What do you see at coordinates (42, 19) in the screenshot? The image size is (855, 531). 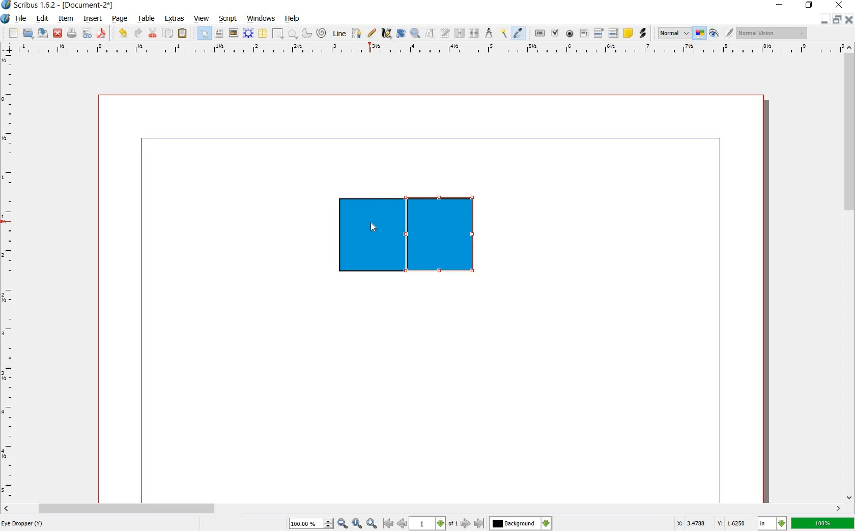 I see `edit` at bounding box center [42, 19].